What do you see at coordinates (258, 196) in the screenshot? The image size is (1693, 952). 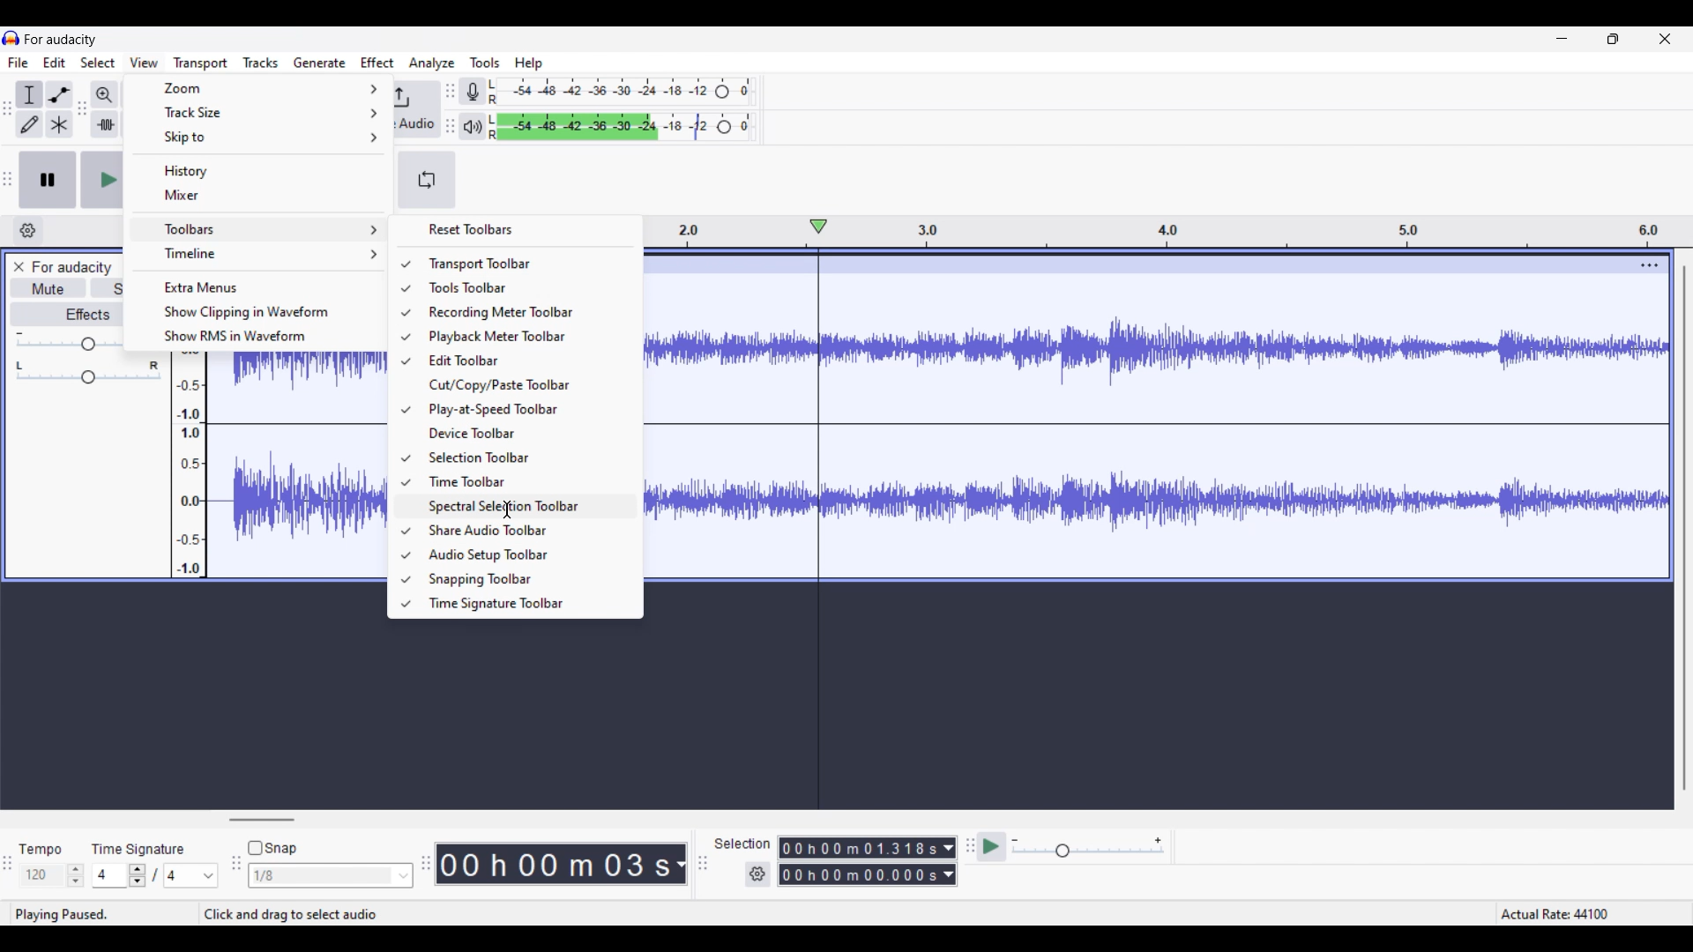 I see `Mixer` at bounding box center [258, 196].